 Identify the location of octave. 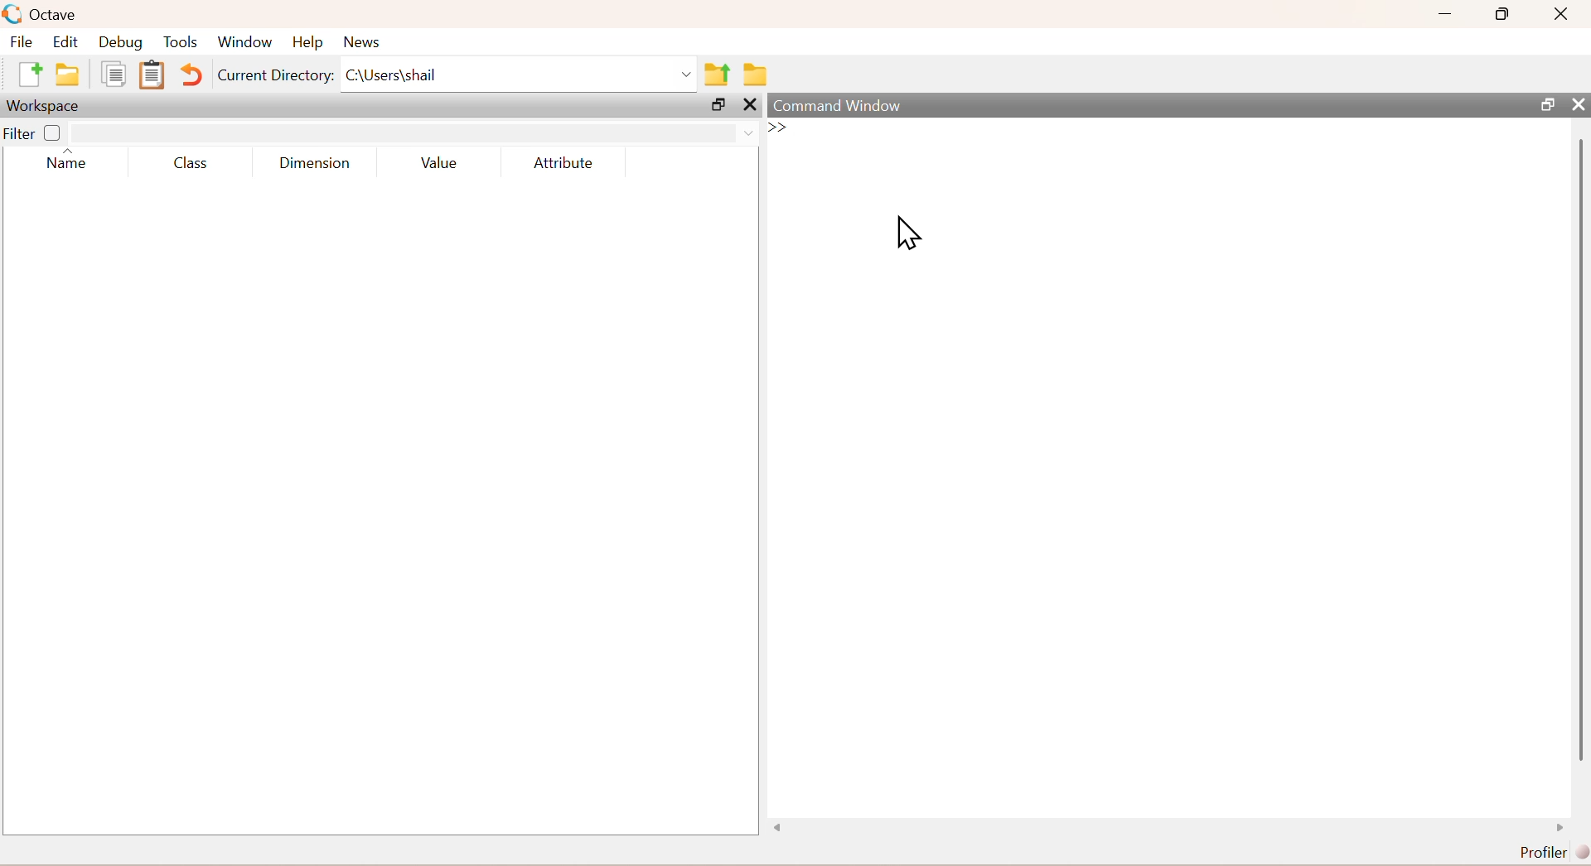
(56, 16).